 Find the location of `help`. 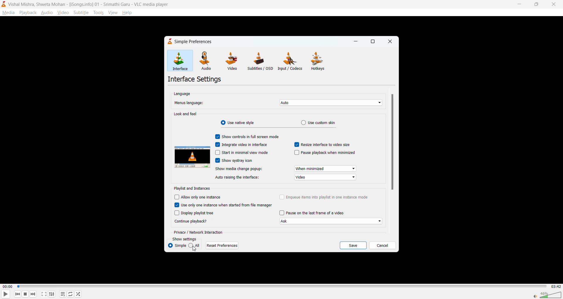

help is located at coordinates (128, 13).